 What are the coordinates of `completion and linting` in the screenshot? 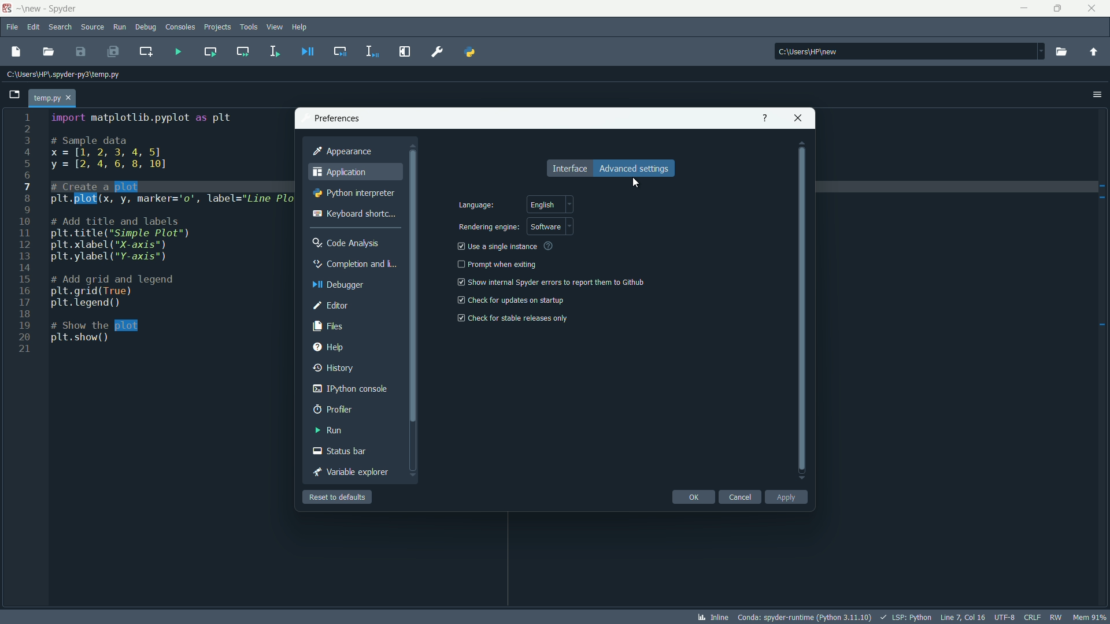 It's located at (354, 265).